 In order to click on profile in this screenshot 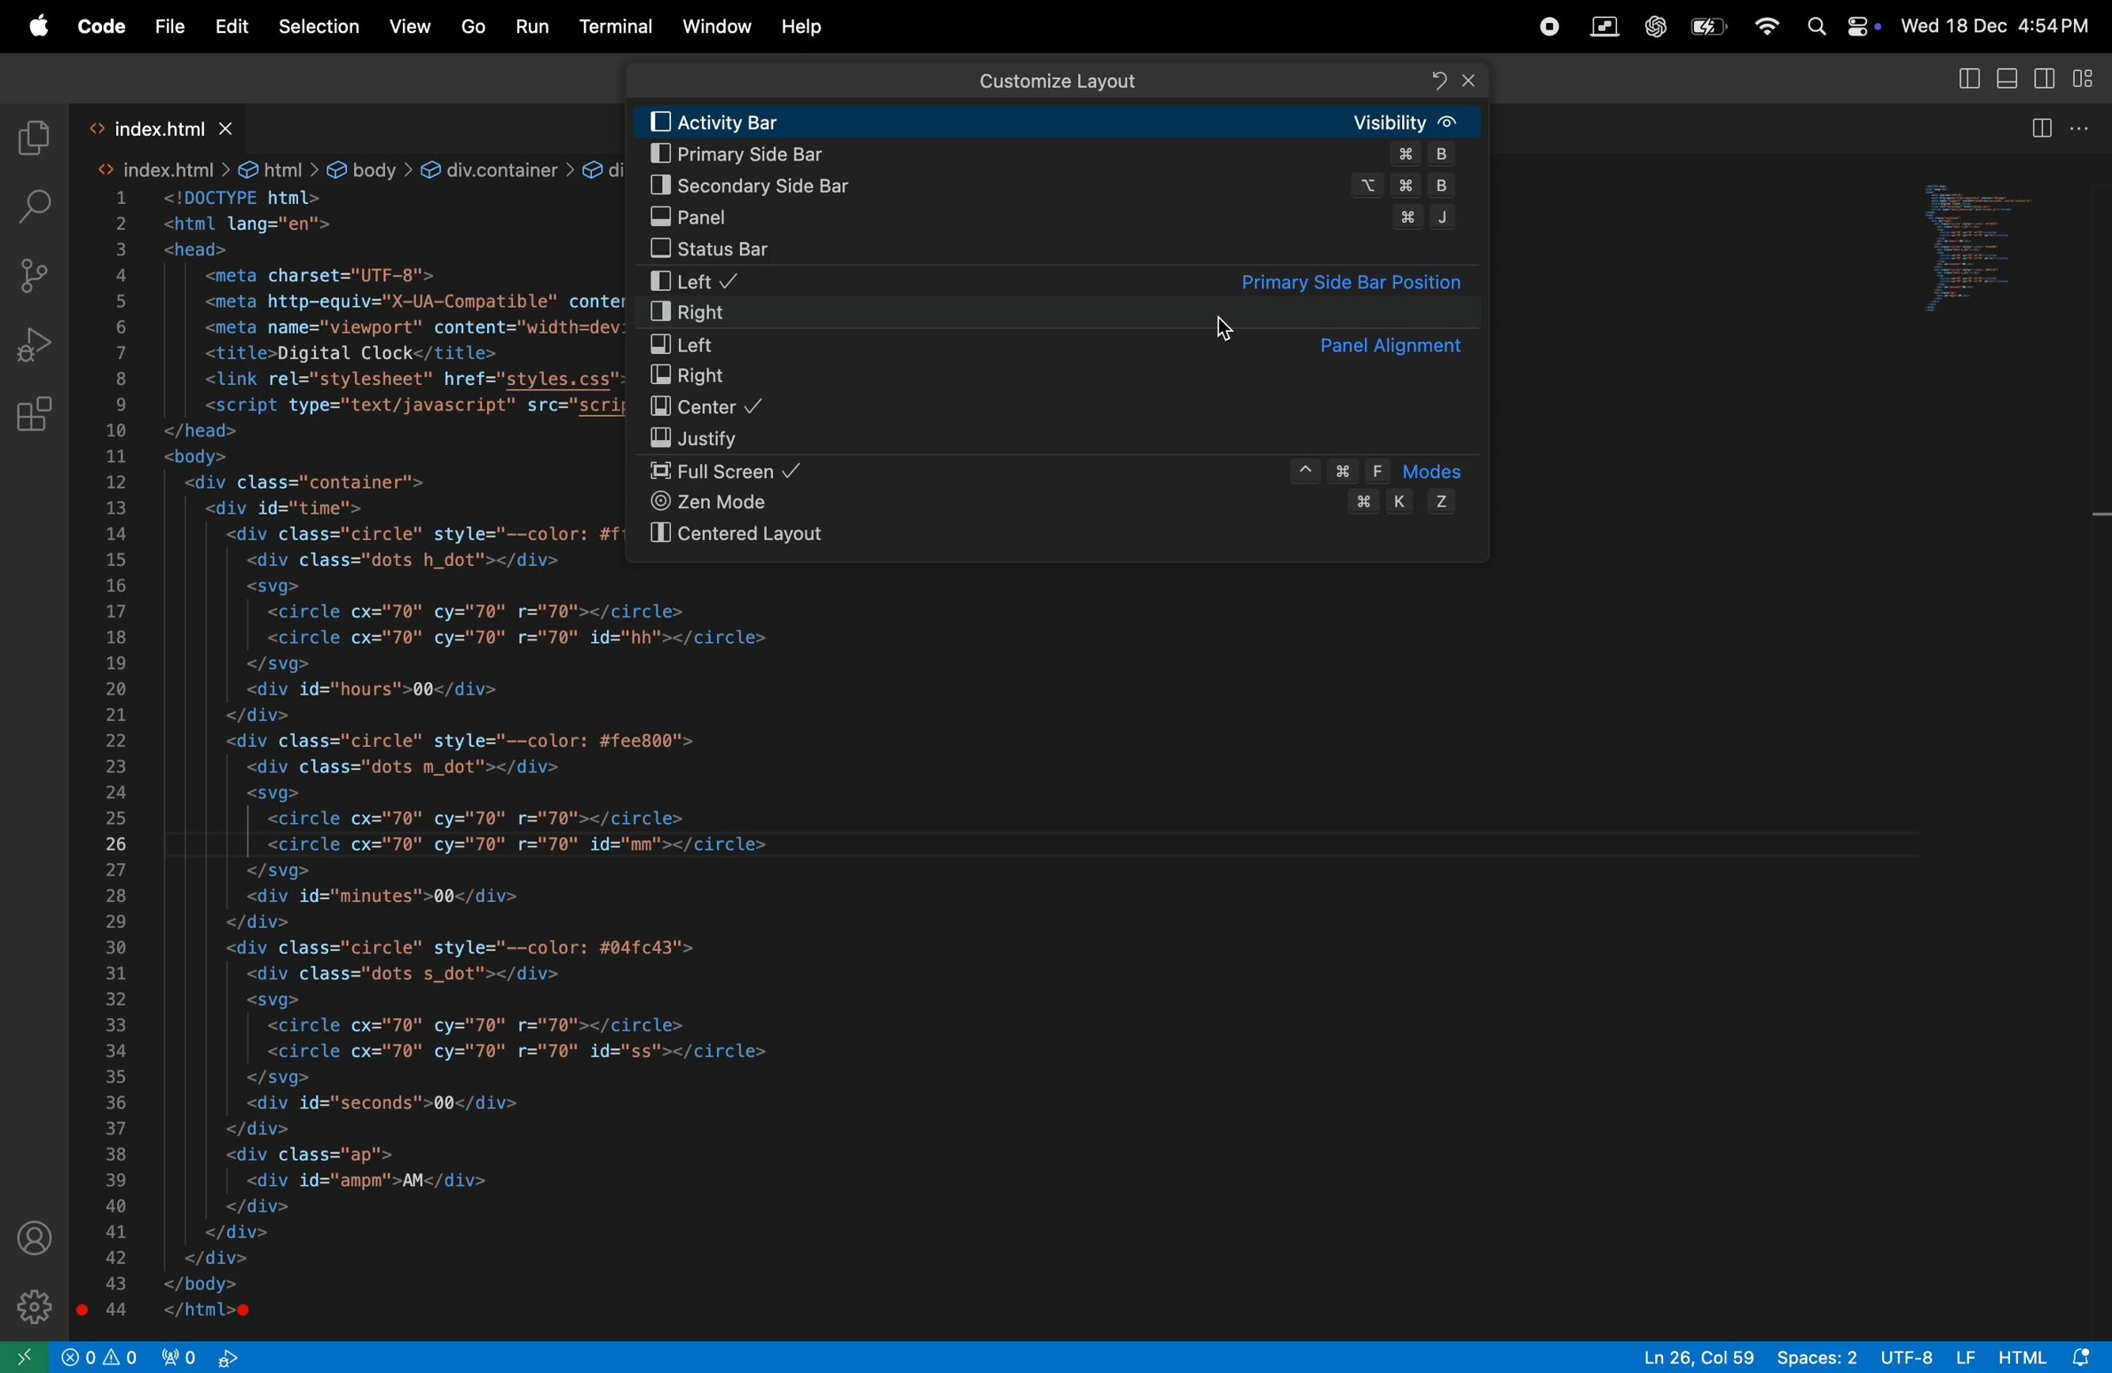, I will do `click(40, 1240)`.